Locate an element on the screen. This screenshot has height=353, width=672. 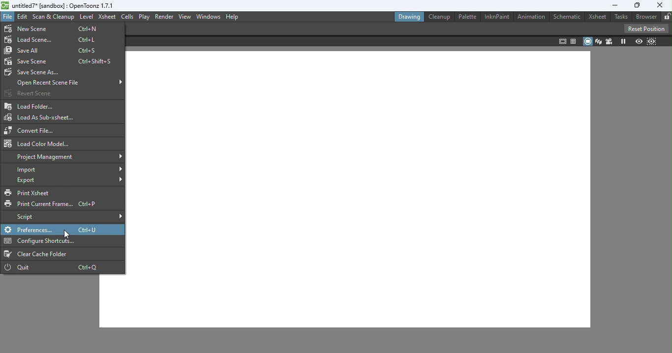
Drawing is located at coordinates (409, 17).